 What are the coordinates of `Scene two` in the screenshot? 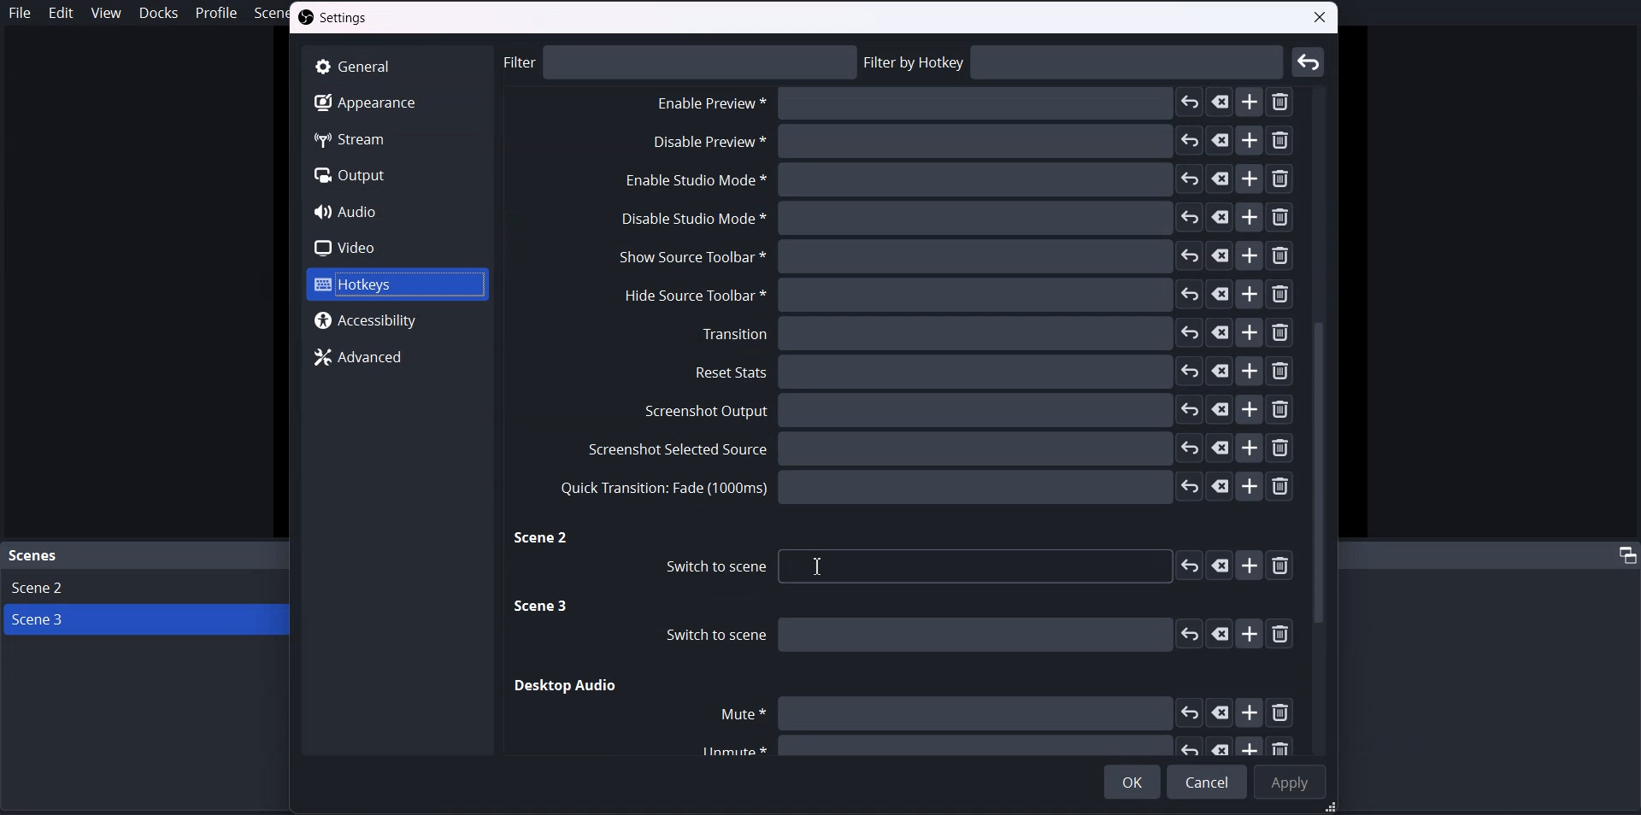 It's located at (543, 539).